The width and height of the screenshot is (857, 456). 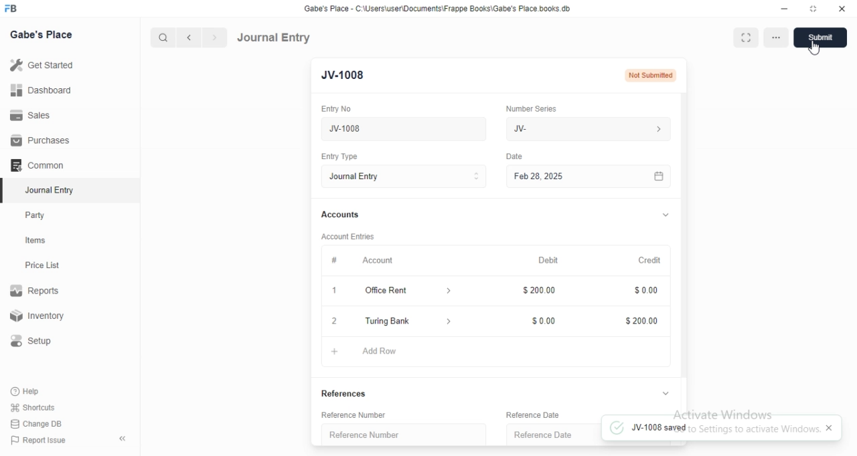 What do you see at coordinates (37, 424) in the screenshot?
I see `‘Change DB` at bounding box center [37, 424].